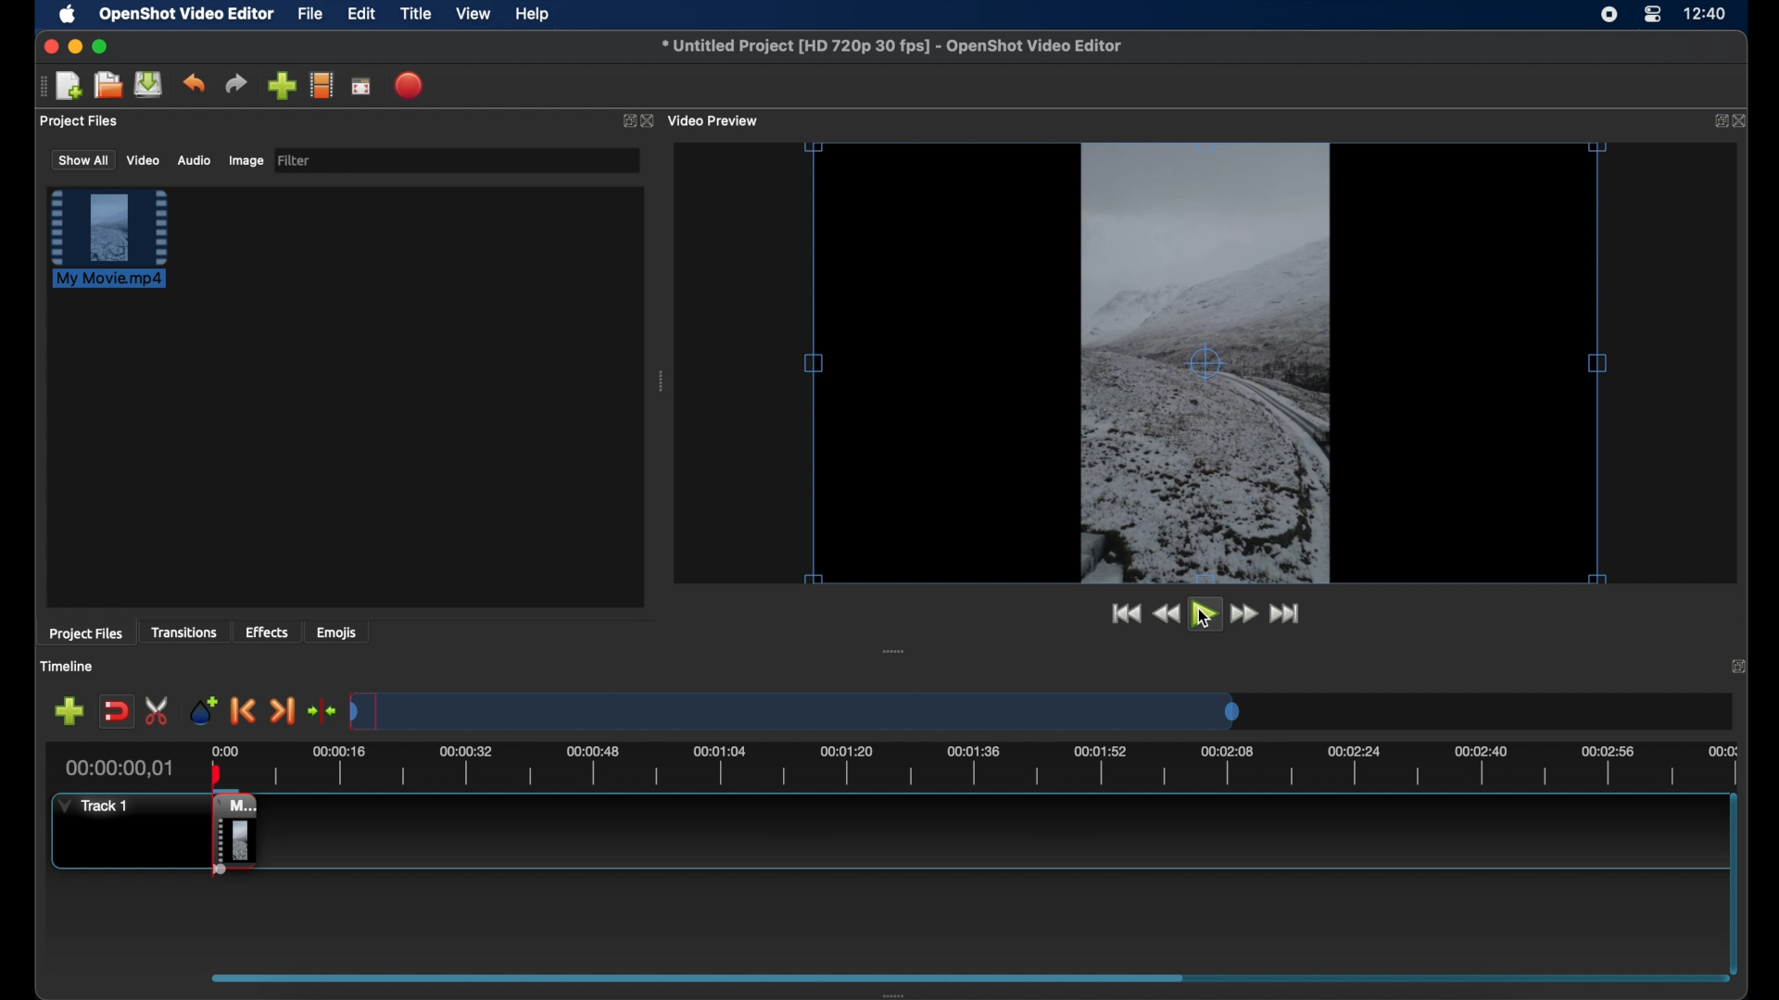 This screenshot has height=1000, width=1779. What do you see at coordinates (69, 712) in the screenshot?
I see `add track` at bounding box center [69, 712].